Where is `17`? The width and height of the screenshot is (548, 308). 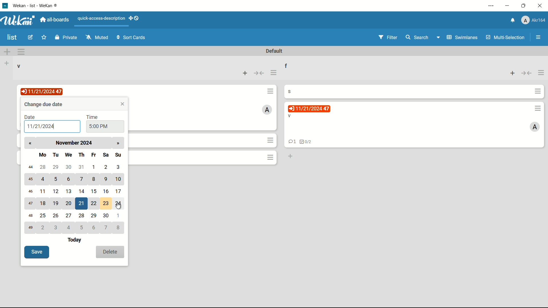 17 is located at coordinates (120, 191).